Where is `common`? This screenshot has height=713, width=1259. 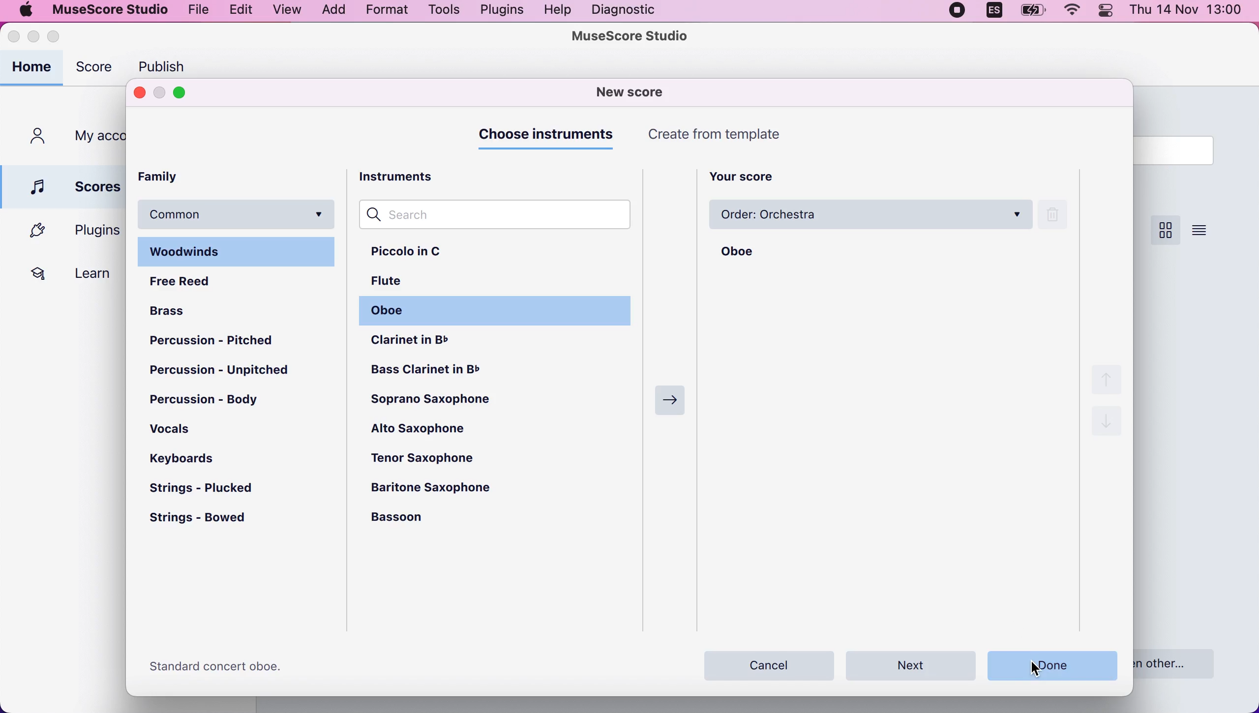 common is located at coordinates (238, 212).